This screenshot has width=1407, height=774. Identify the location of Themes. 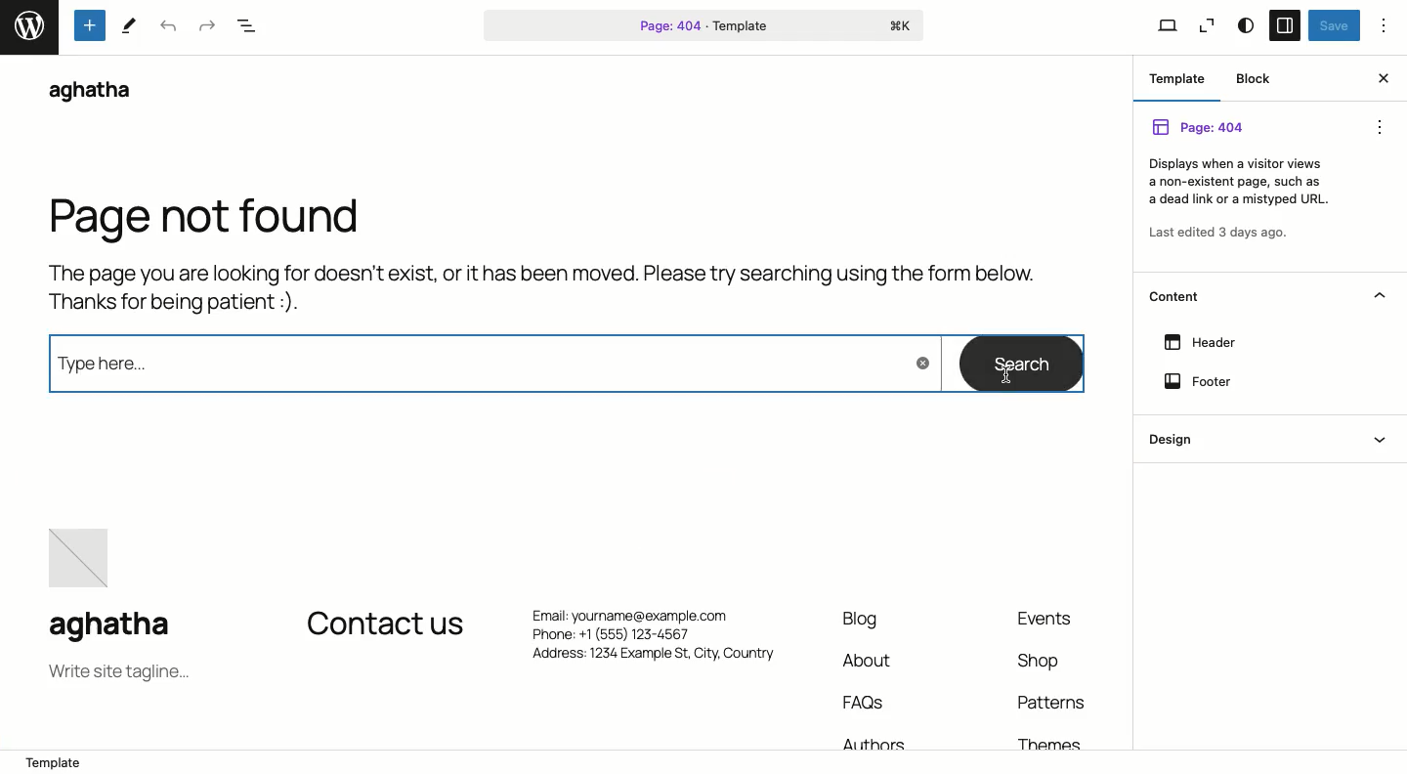
(1055, 741).